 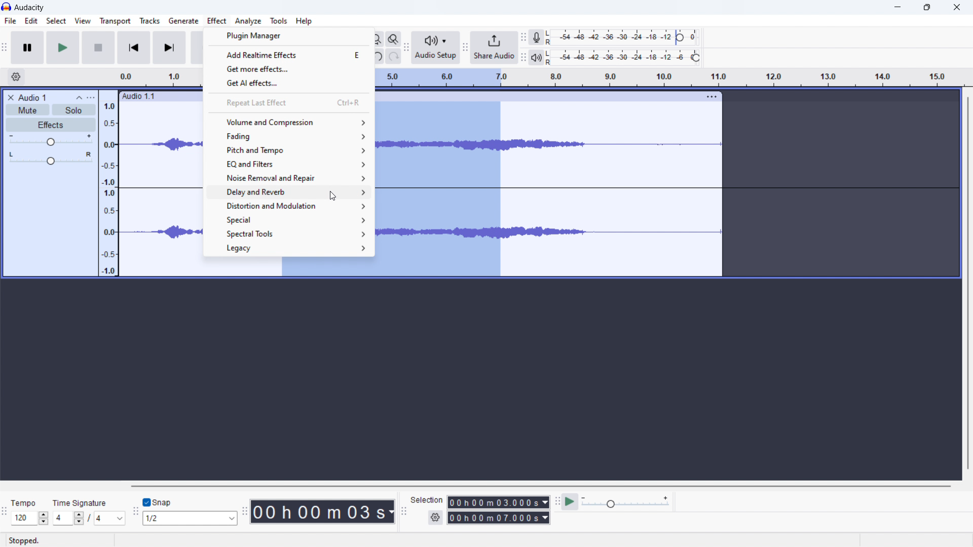 What do you see at coordinates (288, 177) in the screenshot?
I see `noise removal and repair` at bounding box center [288, 177].